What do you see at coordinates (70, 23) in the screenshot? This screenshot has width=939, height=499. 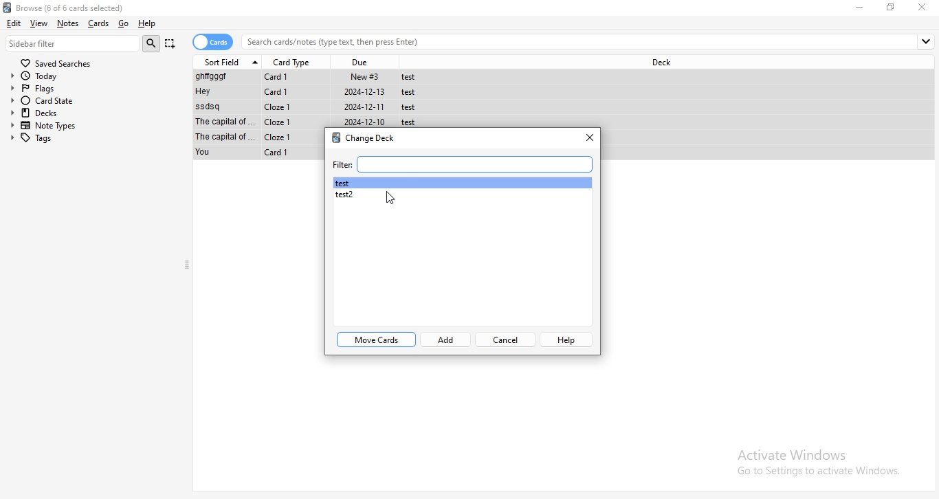 I see `notes` at bounding box center [70, 23].